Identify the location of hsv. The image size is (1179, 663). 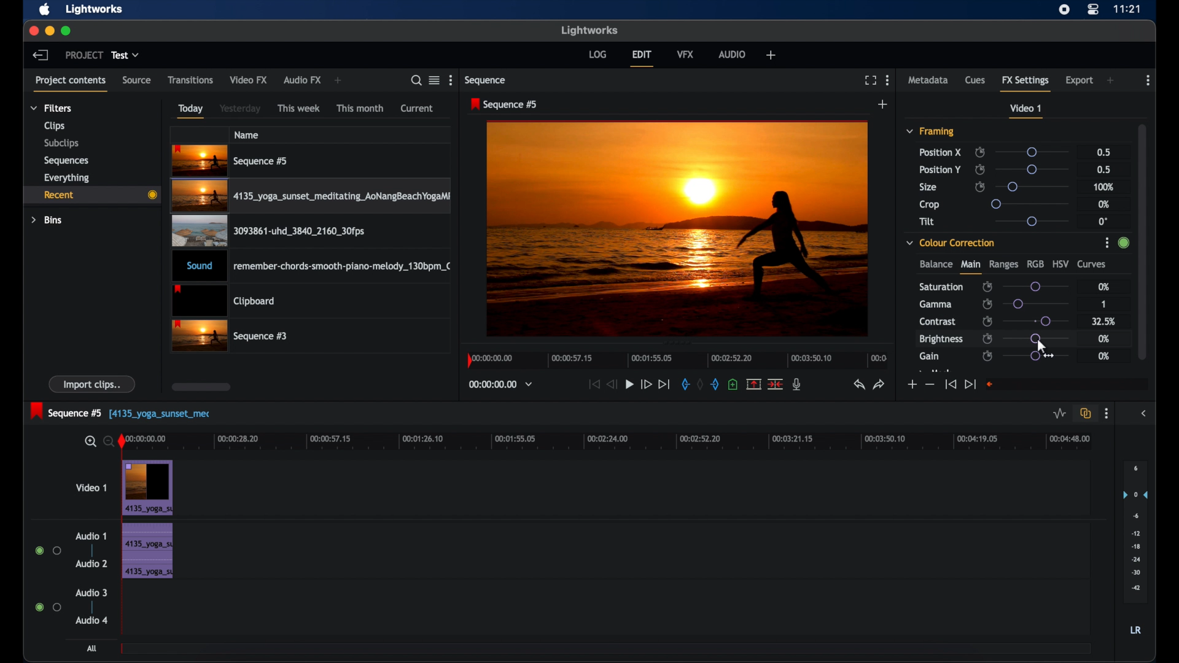
(1061, 263).